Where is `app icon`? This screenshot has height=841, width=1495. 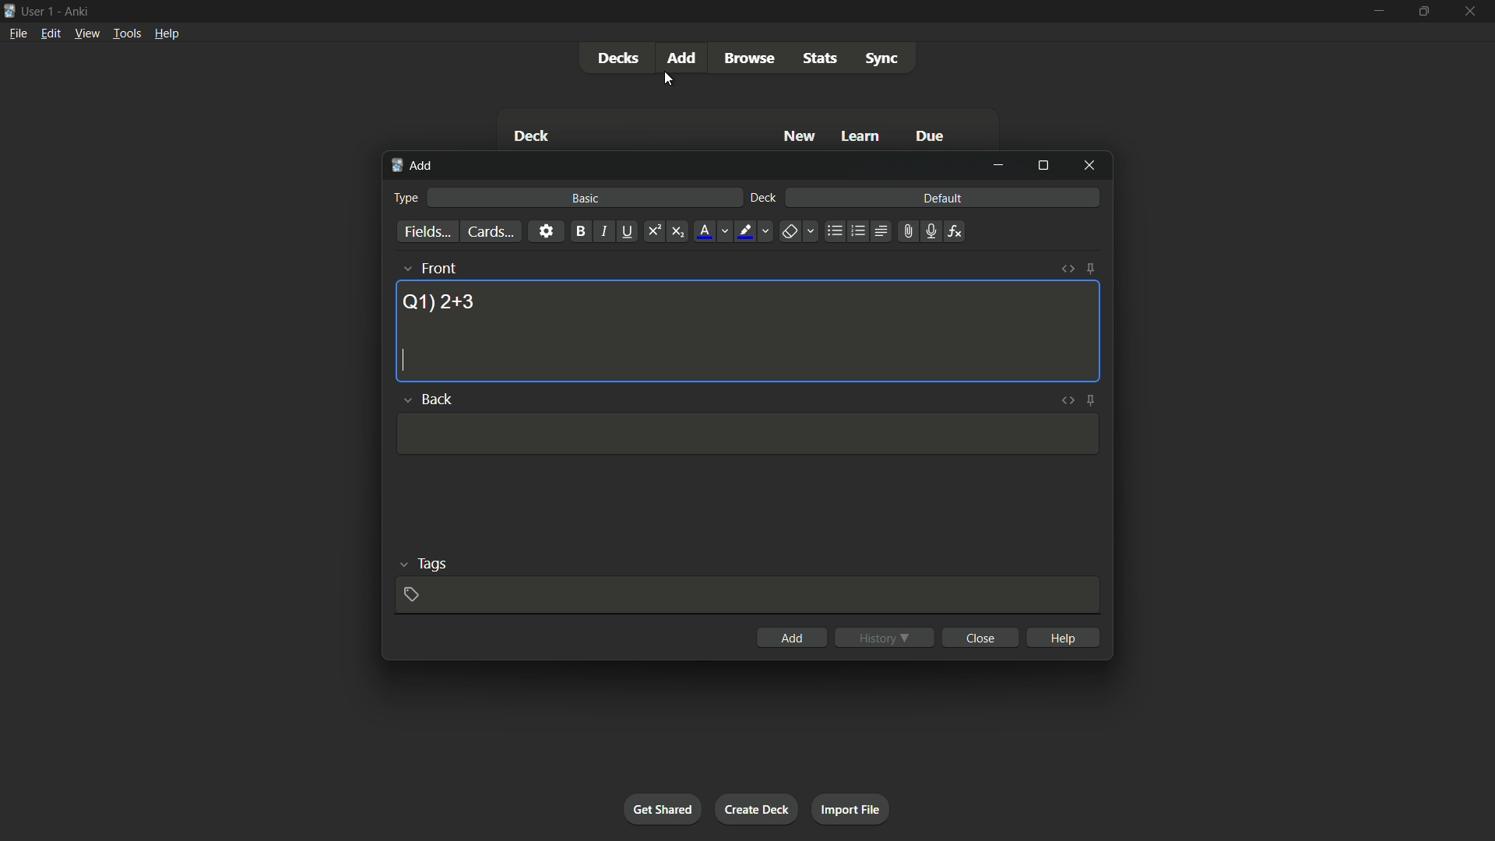
app icon is located at coordinates (9, 9).